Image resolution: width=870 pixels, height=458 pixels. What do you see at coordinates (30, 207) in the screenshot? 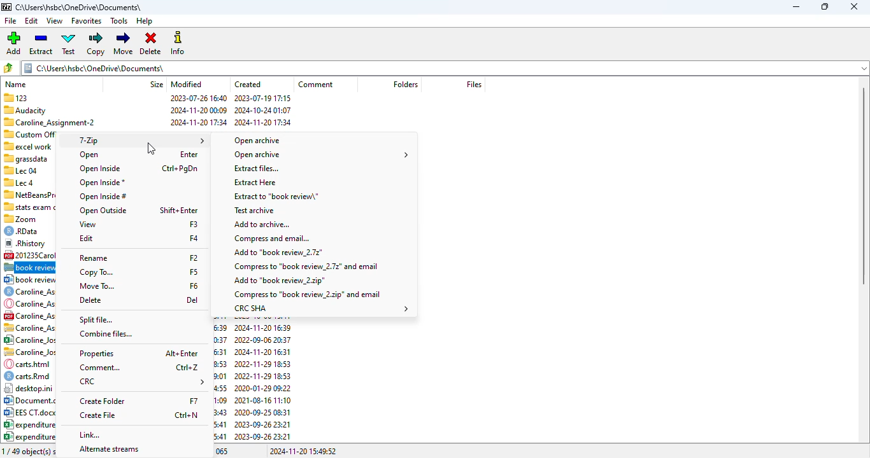
I see `“stats exam caroline` at bounding box center [30, 207].